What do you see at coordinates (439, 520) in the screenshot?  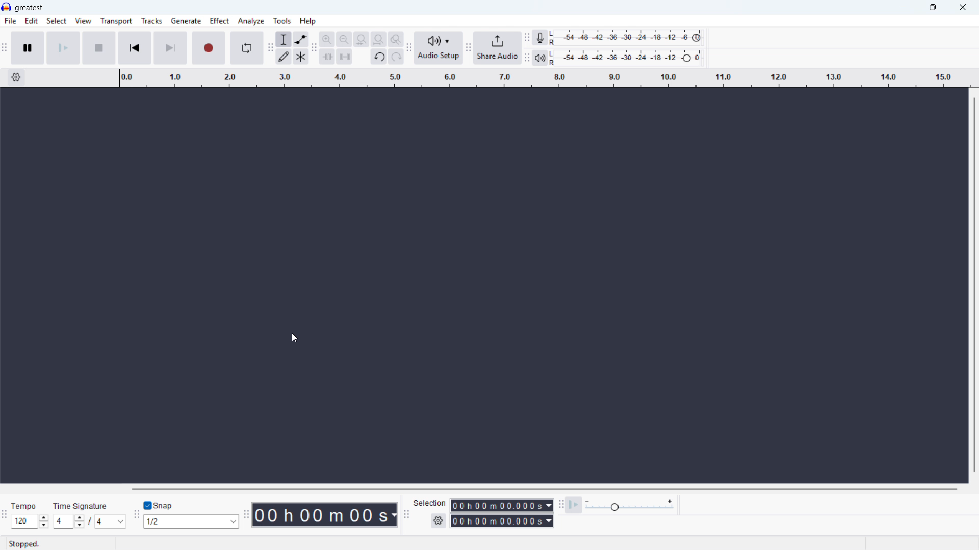 I see `Selection settings ` at bounding box center [439, 520].